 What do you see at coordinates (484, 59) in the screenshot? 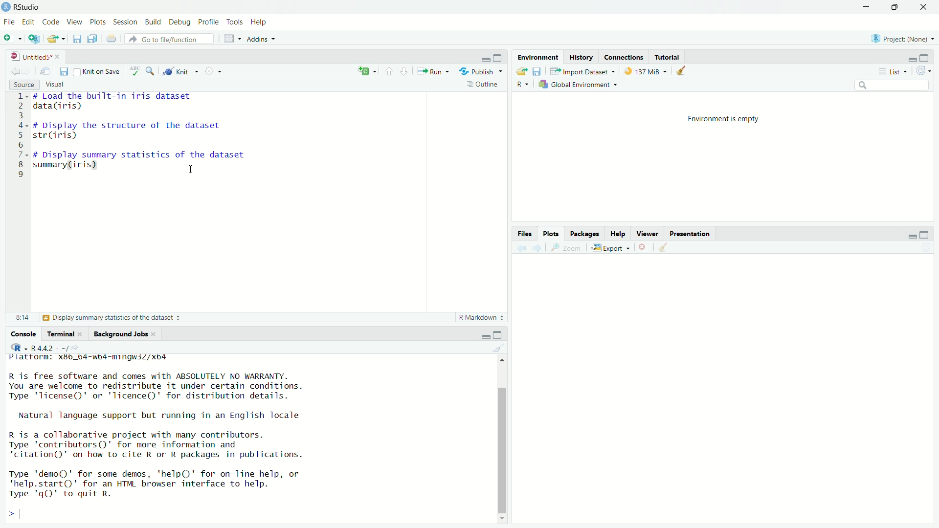
I see `Hide` at bounding box center [484, 59].